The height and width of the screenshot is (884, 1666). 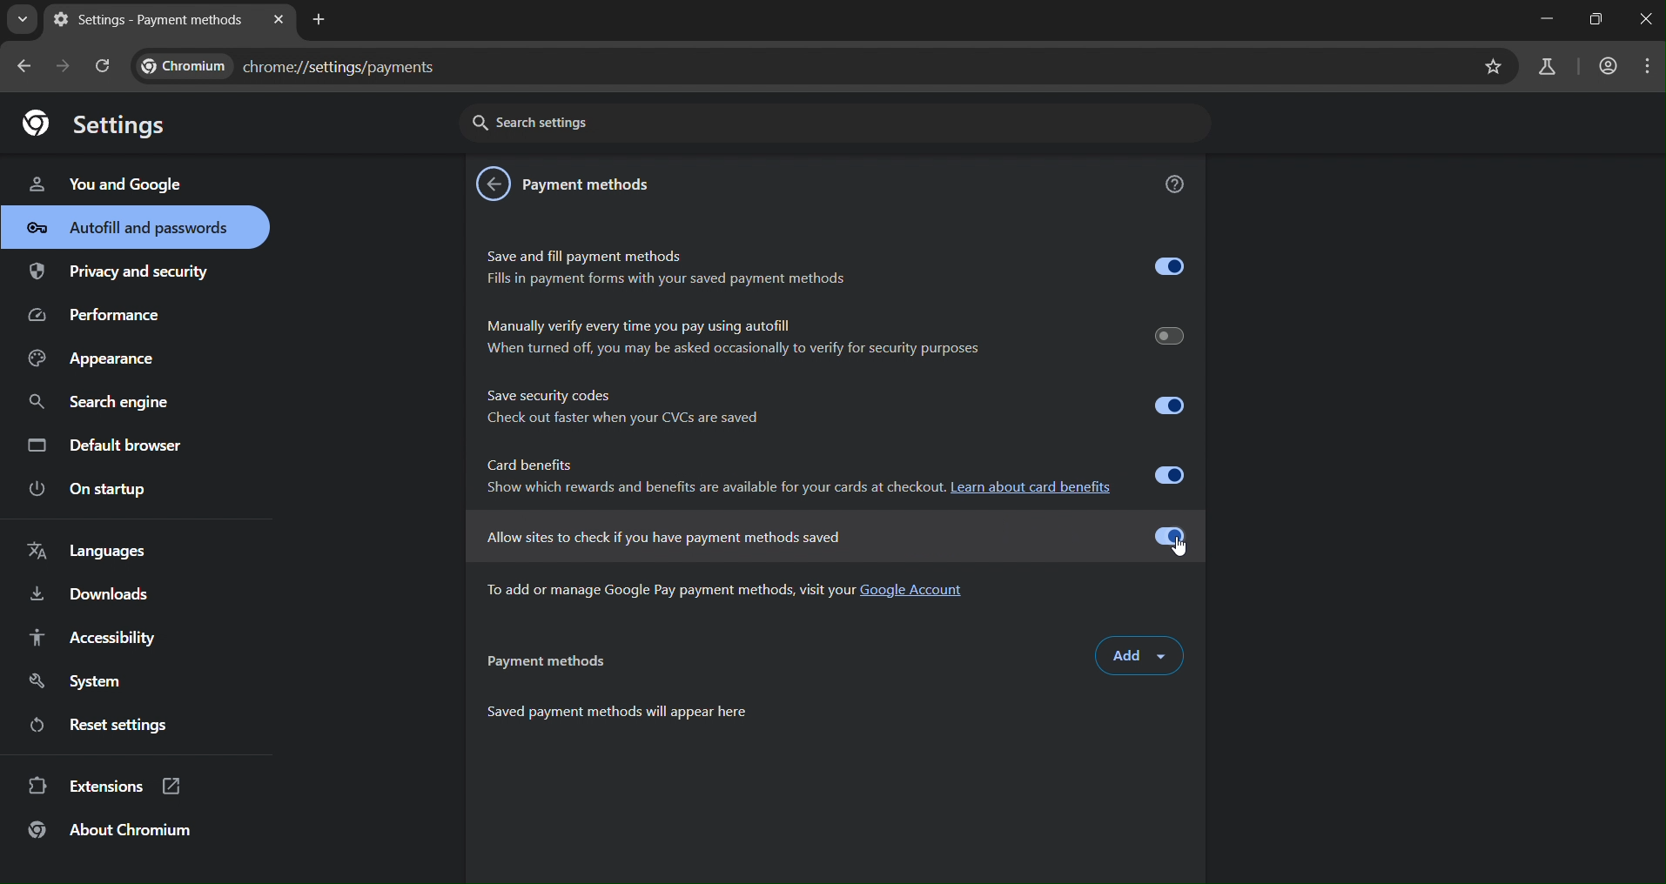 What do you see at coordinates (22, 20) in the screenshot?
I see `search tab` at bounding box center [22, 20].